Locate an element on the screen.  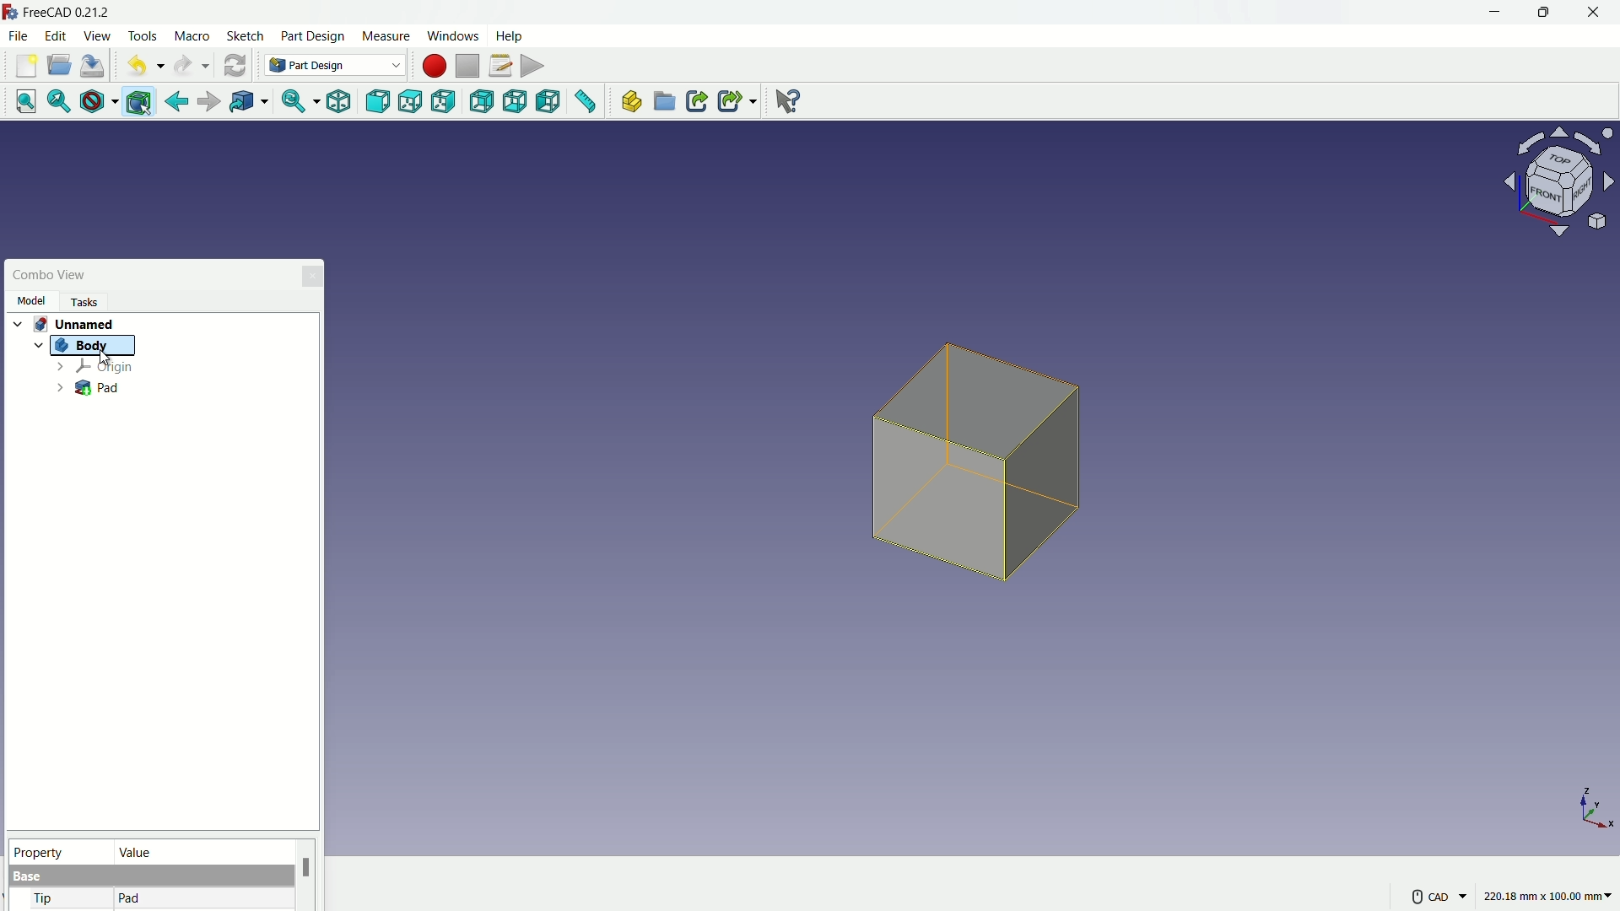
go to linked object is located at coordinates (247, 103).